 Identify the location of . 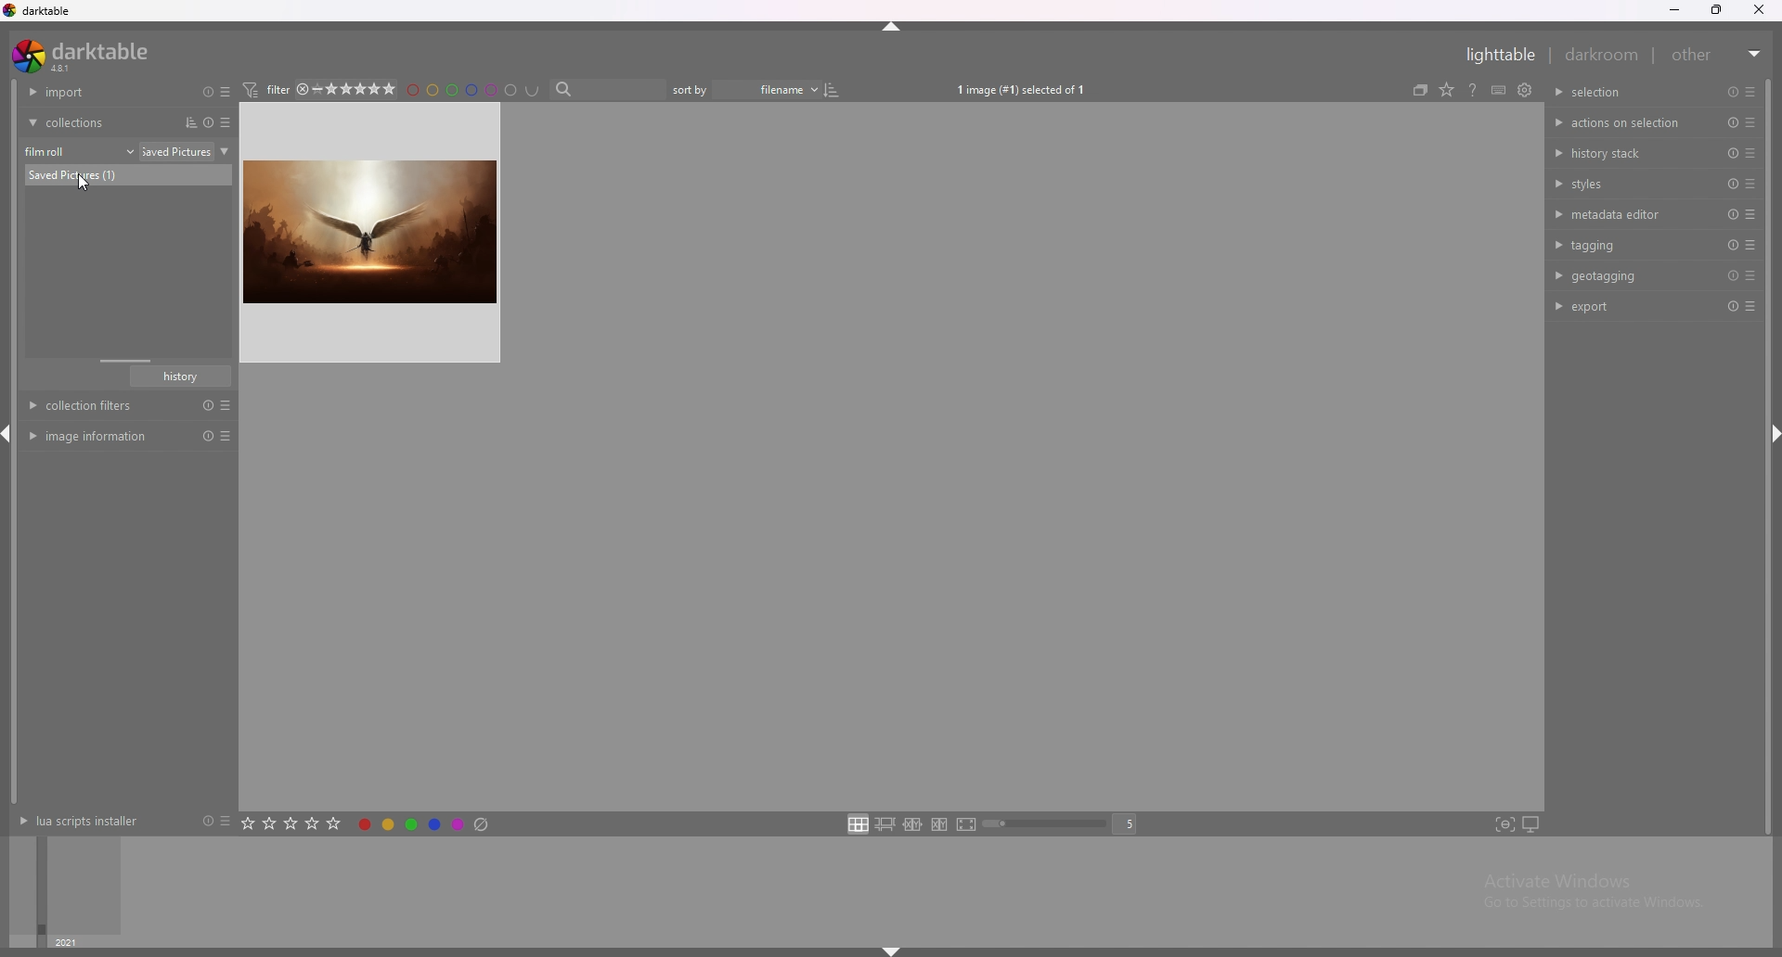
(1752, 246).